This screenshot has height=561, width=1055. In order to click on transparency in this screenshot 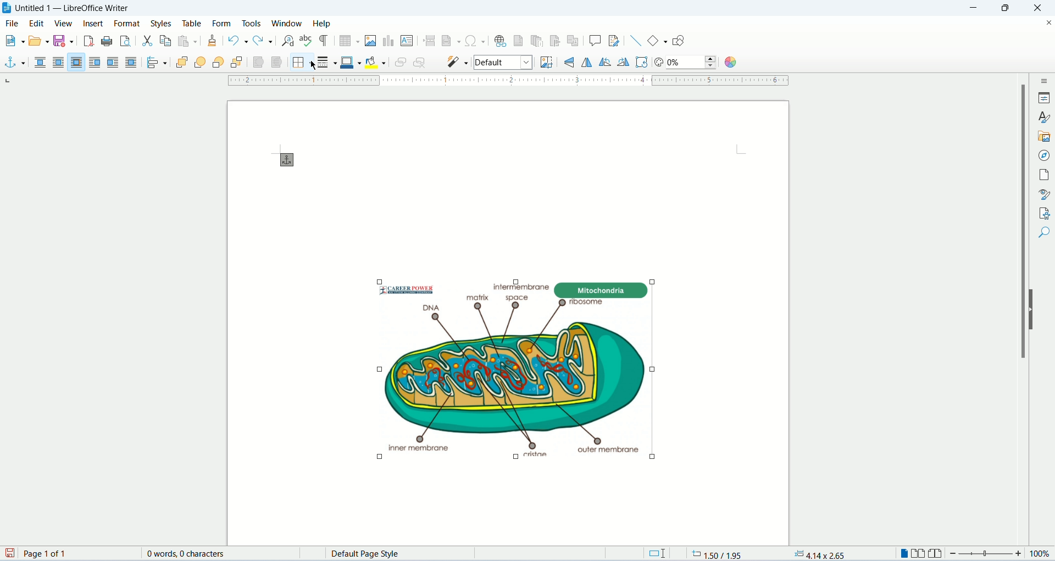, I will do `click(659, 63)`.